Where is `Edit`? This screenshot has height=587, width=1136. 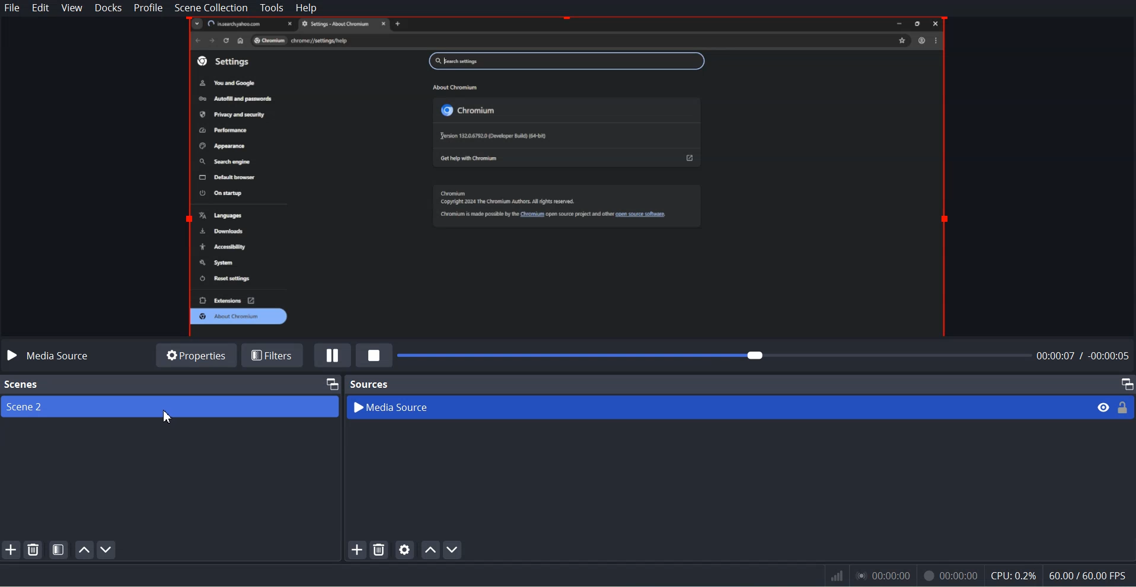 Edit is located at coordinates (39, 8).